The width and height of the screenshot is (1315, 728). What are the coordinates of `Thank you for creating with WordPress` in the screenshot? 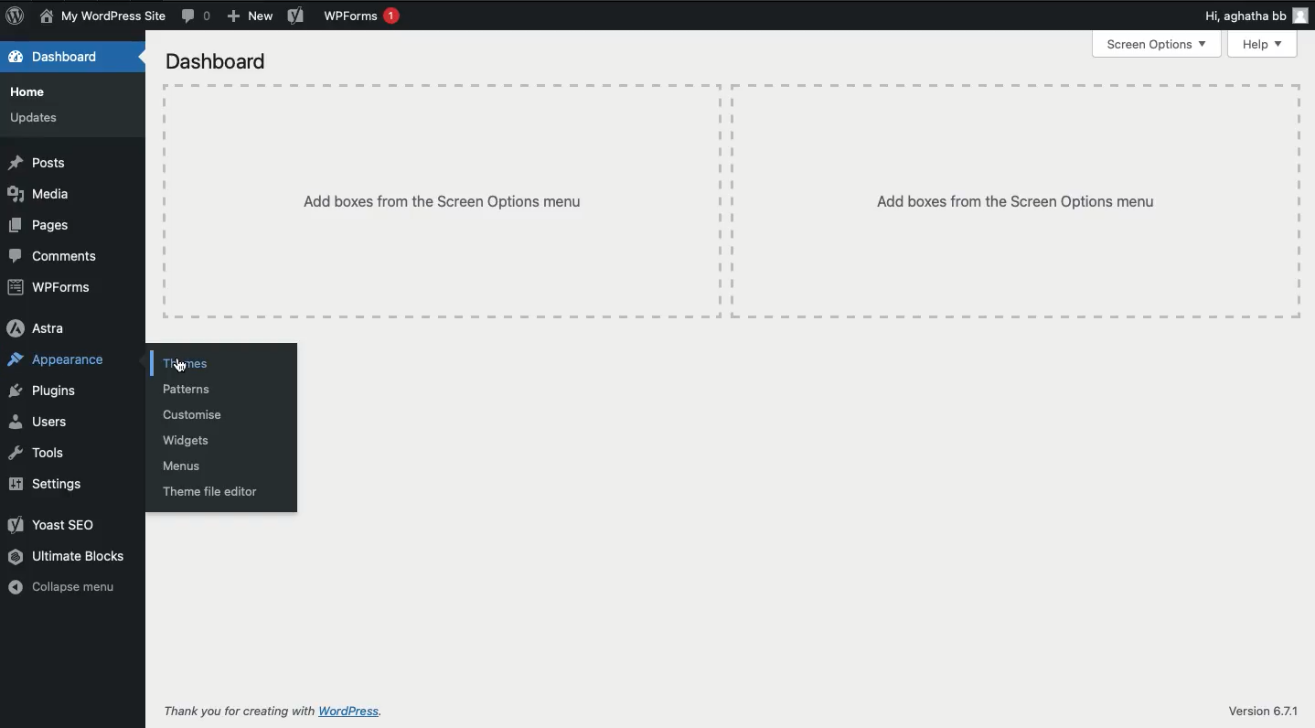 It's located at (275, 711).